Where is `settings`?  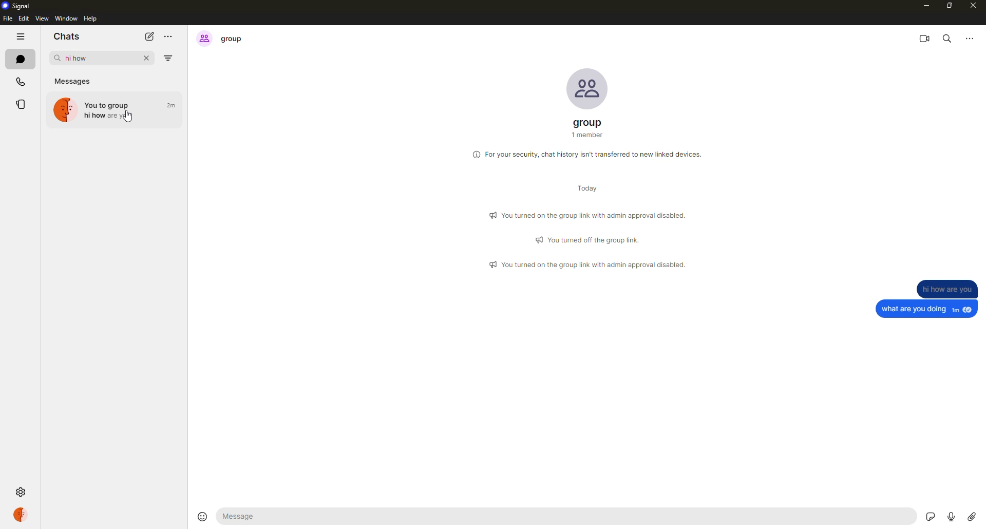 settings is located at coordinates (23, 491).